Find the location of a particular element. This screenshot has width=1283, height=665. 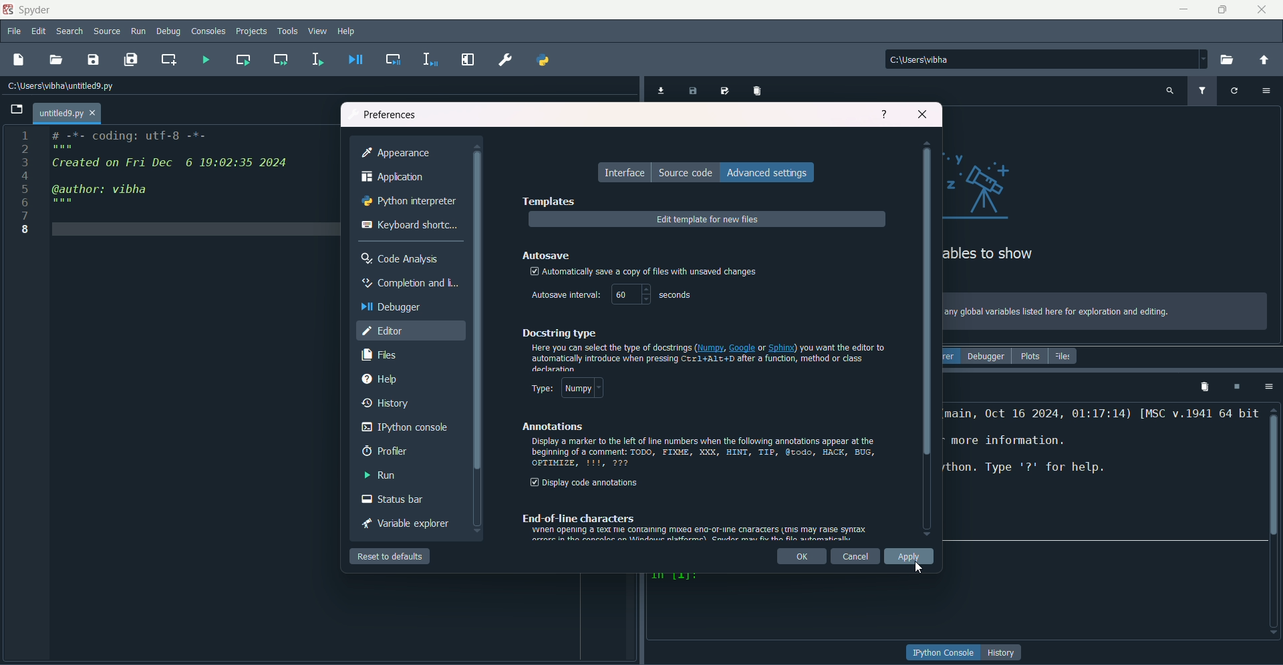

dockstring type is located at coordinates (559, 332).